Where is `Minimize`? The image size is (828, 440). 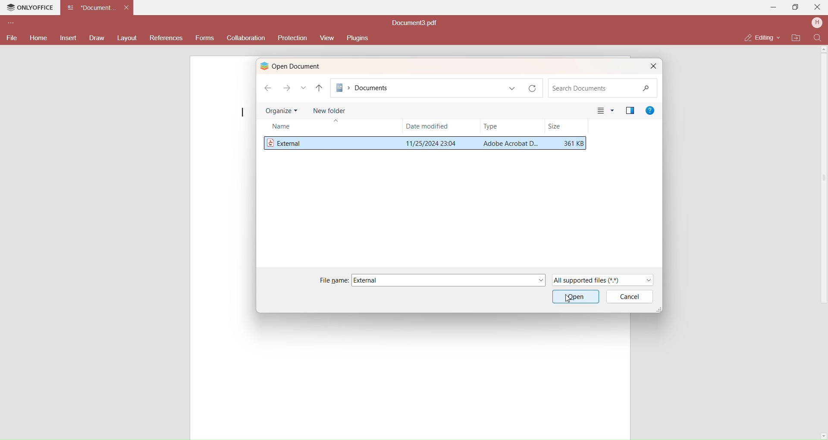
Minimize is located at coordinates (774, 7).